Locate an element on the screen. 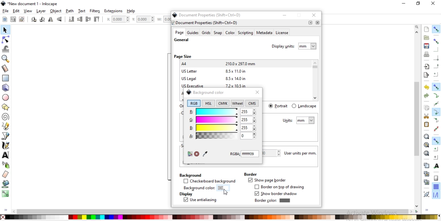  raise selection to top is located at coordinates (97, 20).